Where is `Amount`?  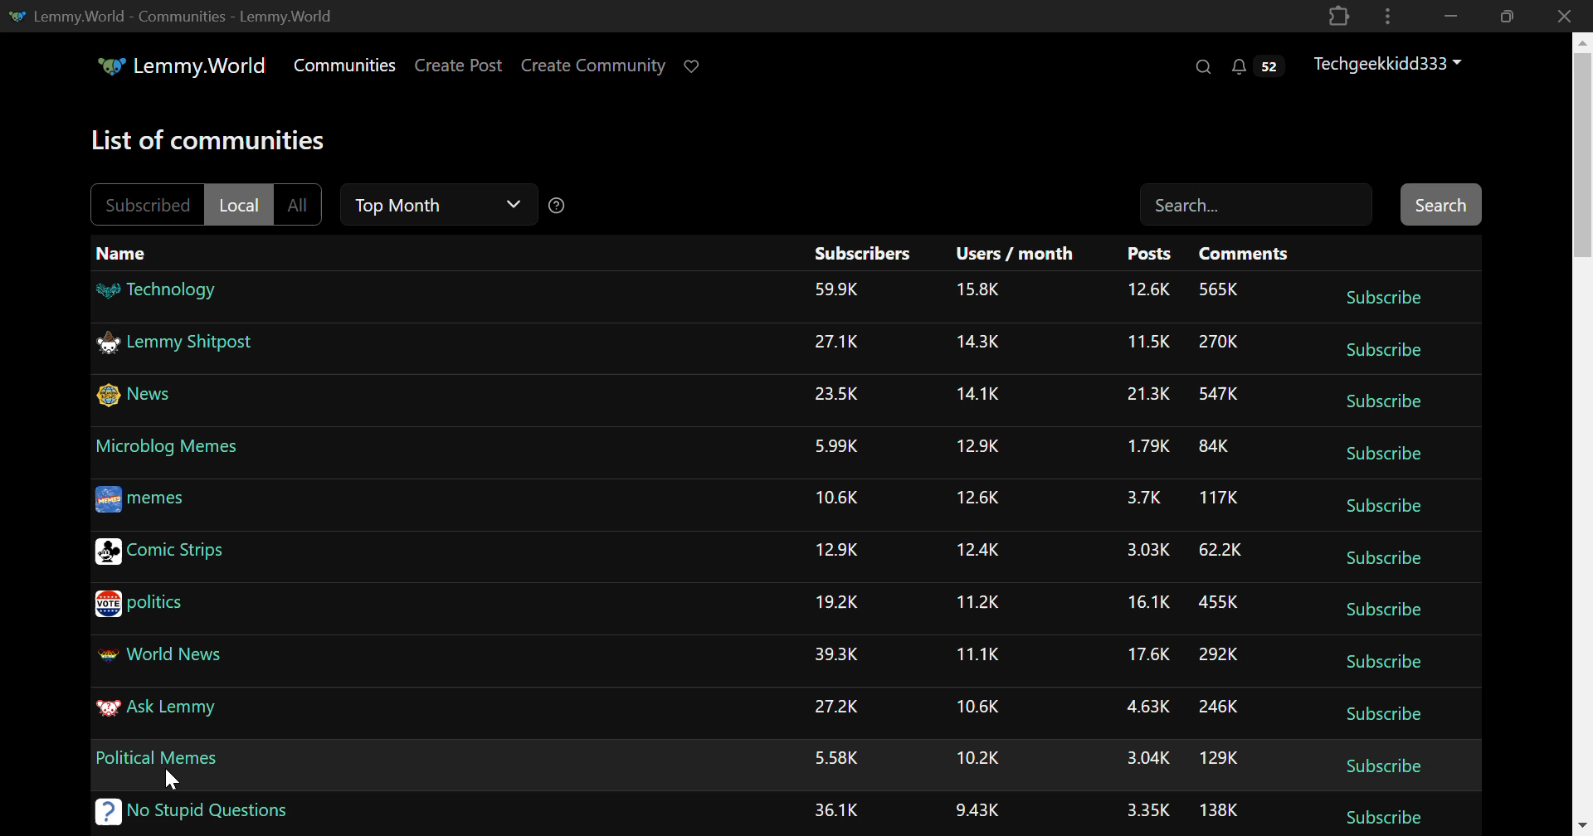 Amount is located at coordinates (836, 447).